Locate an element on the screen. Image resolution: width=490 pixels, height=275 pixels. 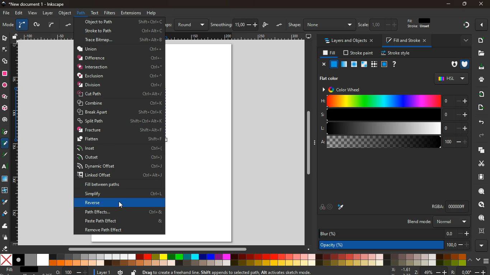
stroke to path is located at coordinates (123, 30).